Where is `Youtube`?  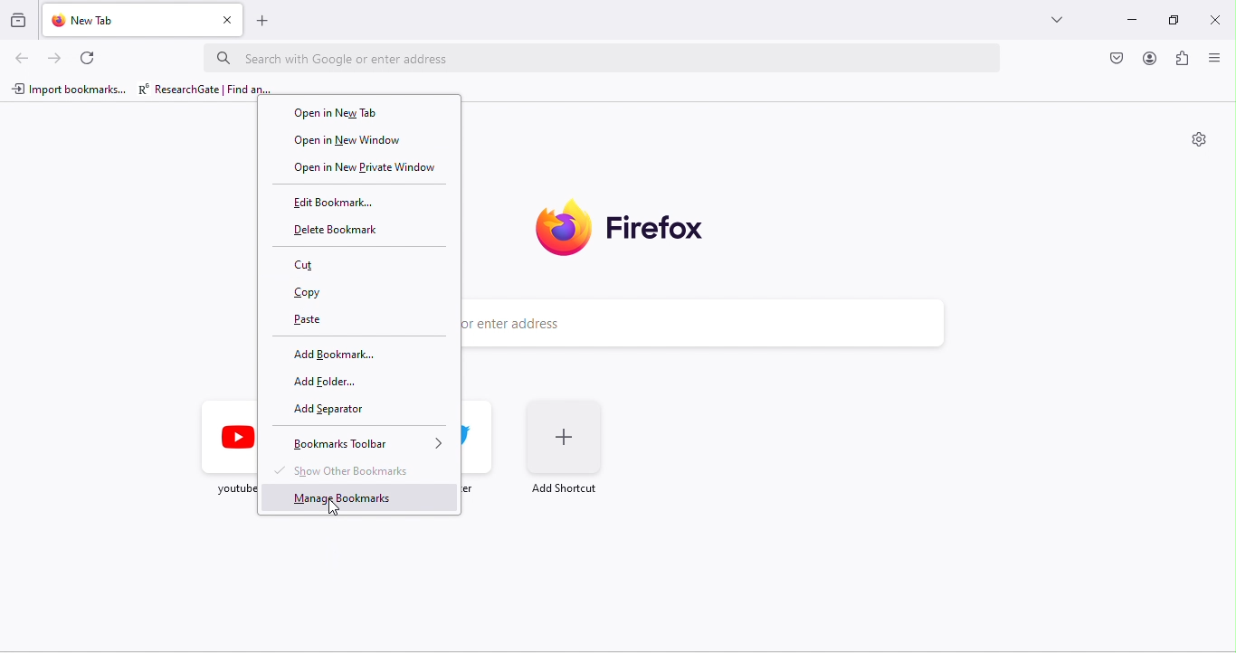 Youtube is located at coordinates (224, 452).